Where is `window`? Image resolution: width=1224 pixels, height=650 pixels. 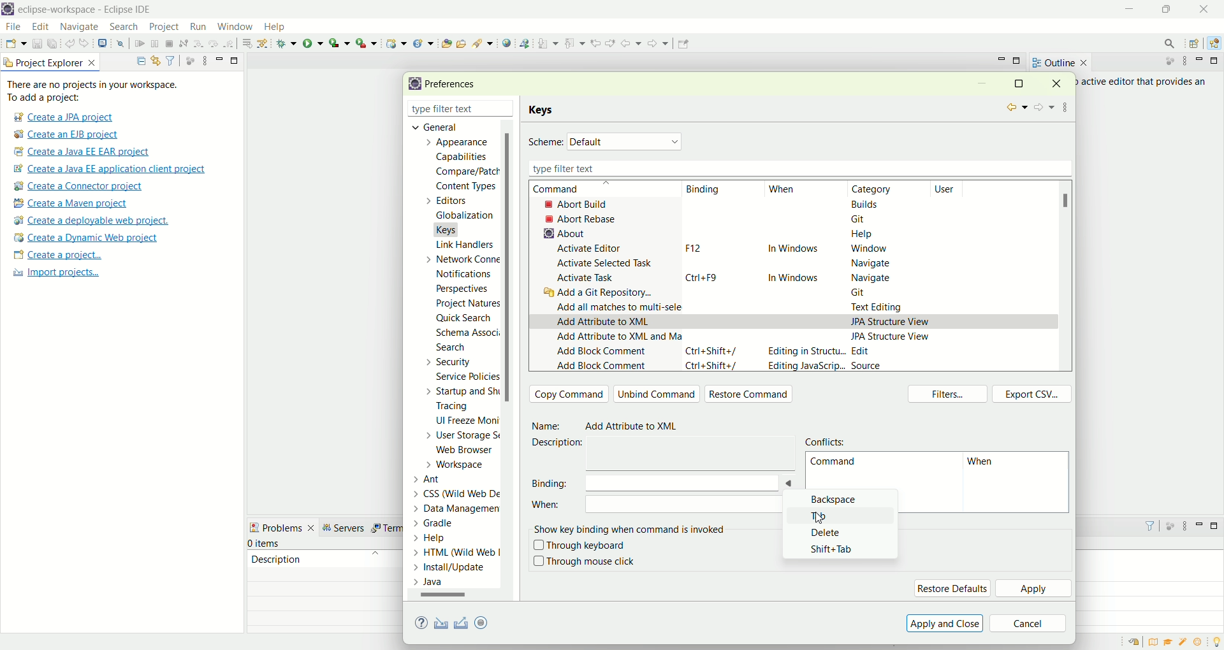
window is located at coordinates (868, 249).